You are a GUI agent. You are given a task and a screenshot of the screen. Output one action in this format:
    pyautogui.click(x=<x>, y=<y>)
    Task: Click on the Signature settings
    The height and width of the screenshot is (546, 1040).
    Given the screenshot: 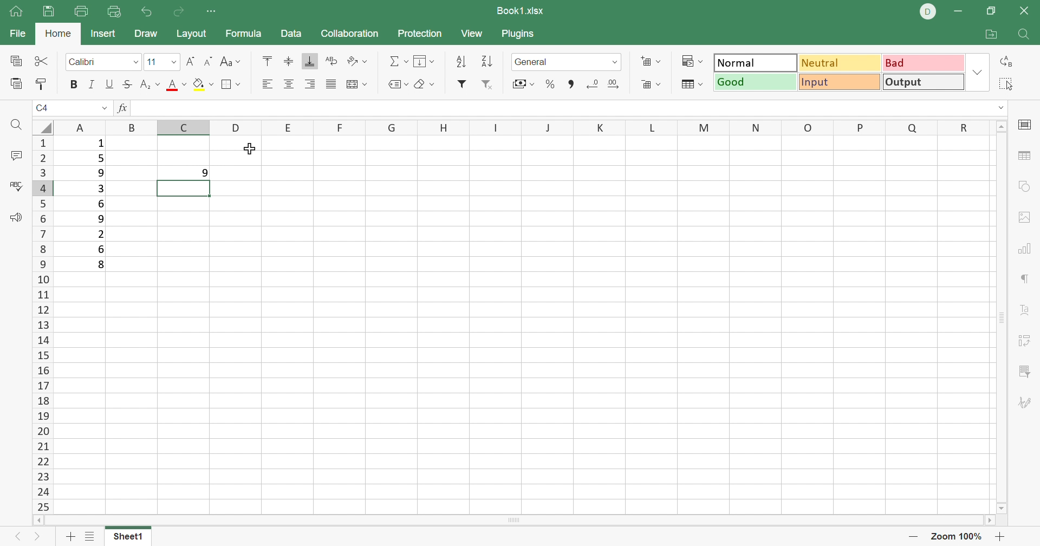 What is the action you would take?
    pyautogui.click(x=1025, y=402)
    